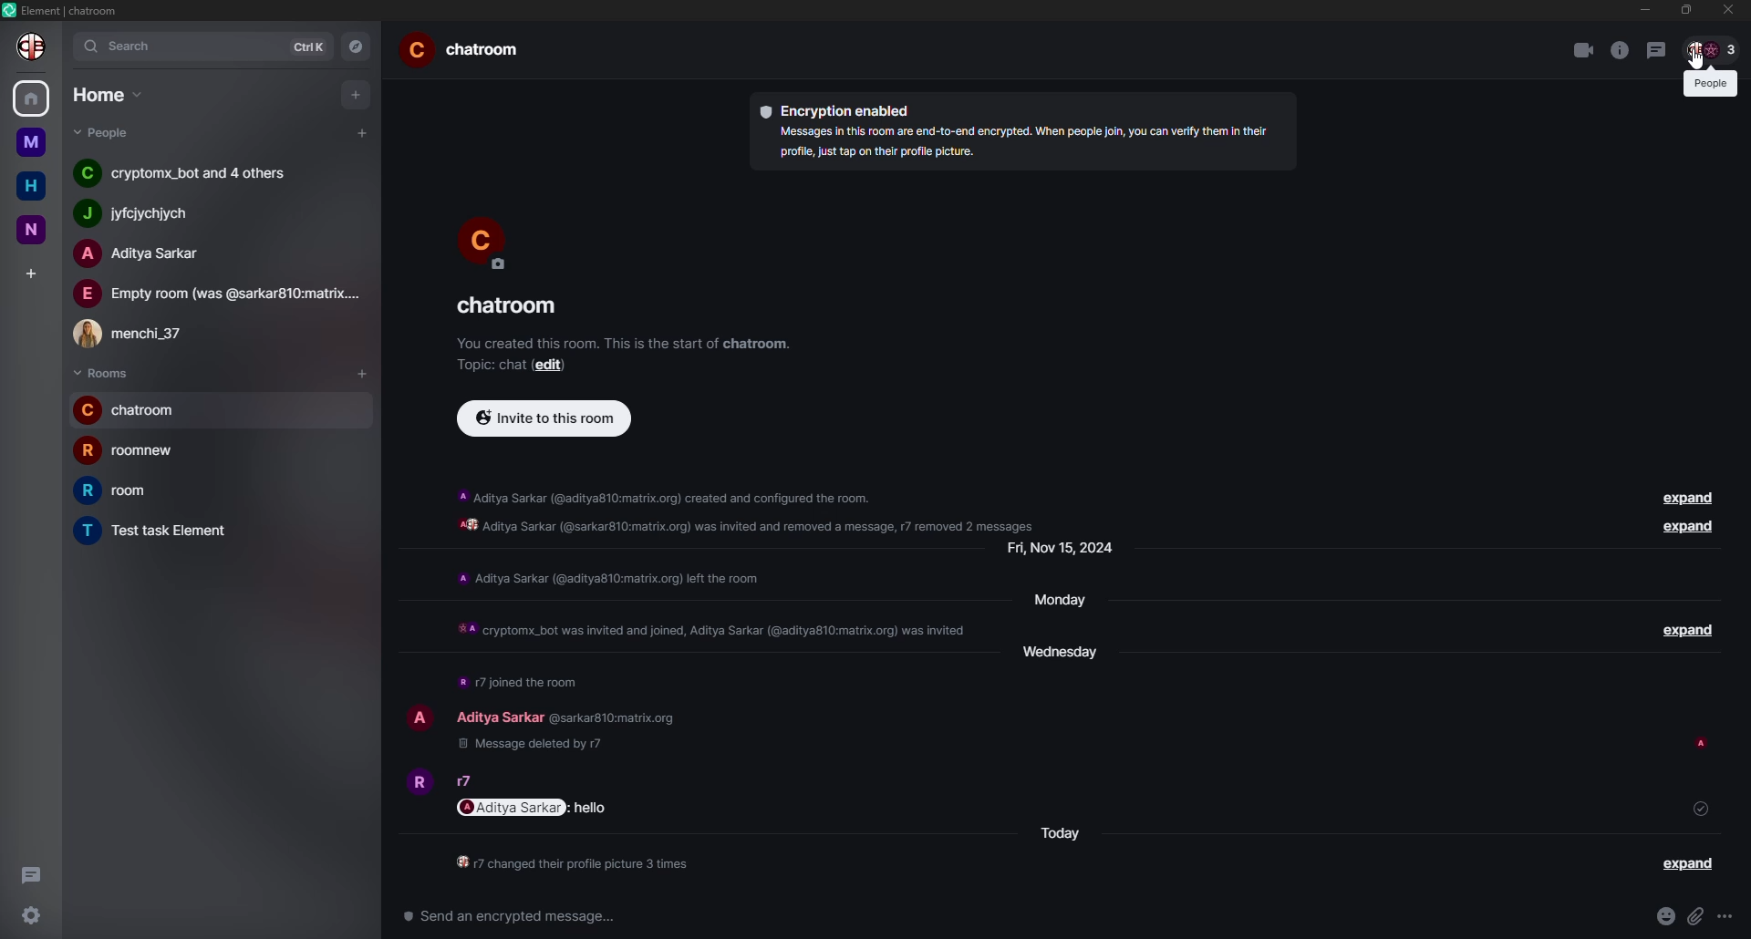  Describe the element at coordinates (1688, 629) in the screenshot. I see `expand` at that location.